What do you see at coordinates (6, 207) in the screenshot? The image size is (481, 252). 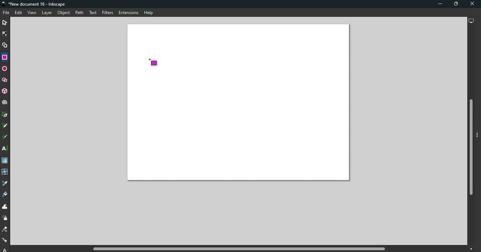 I see `Tweak tool` at bounding box center [6, 207].